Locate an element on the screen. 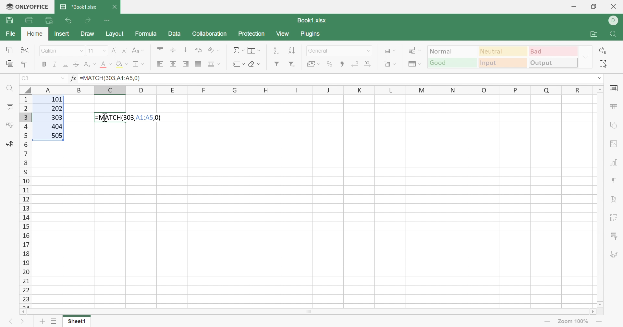 The height and width of the screenshot is (327, 623). Layout is located at coordinates (117, 34).